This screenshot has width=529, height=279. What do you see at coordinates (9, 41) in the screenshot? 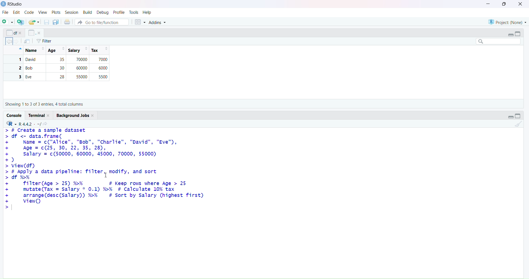
I see `backward` at bounding box center [9, 41].